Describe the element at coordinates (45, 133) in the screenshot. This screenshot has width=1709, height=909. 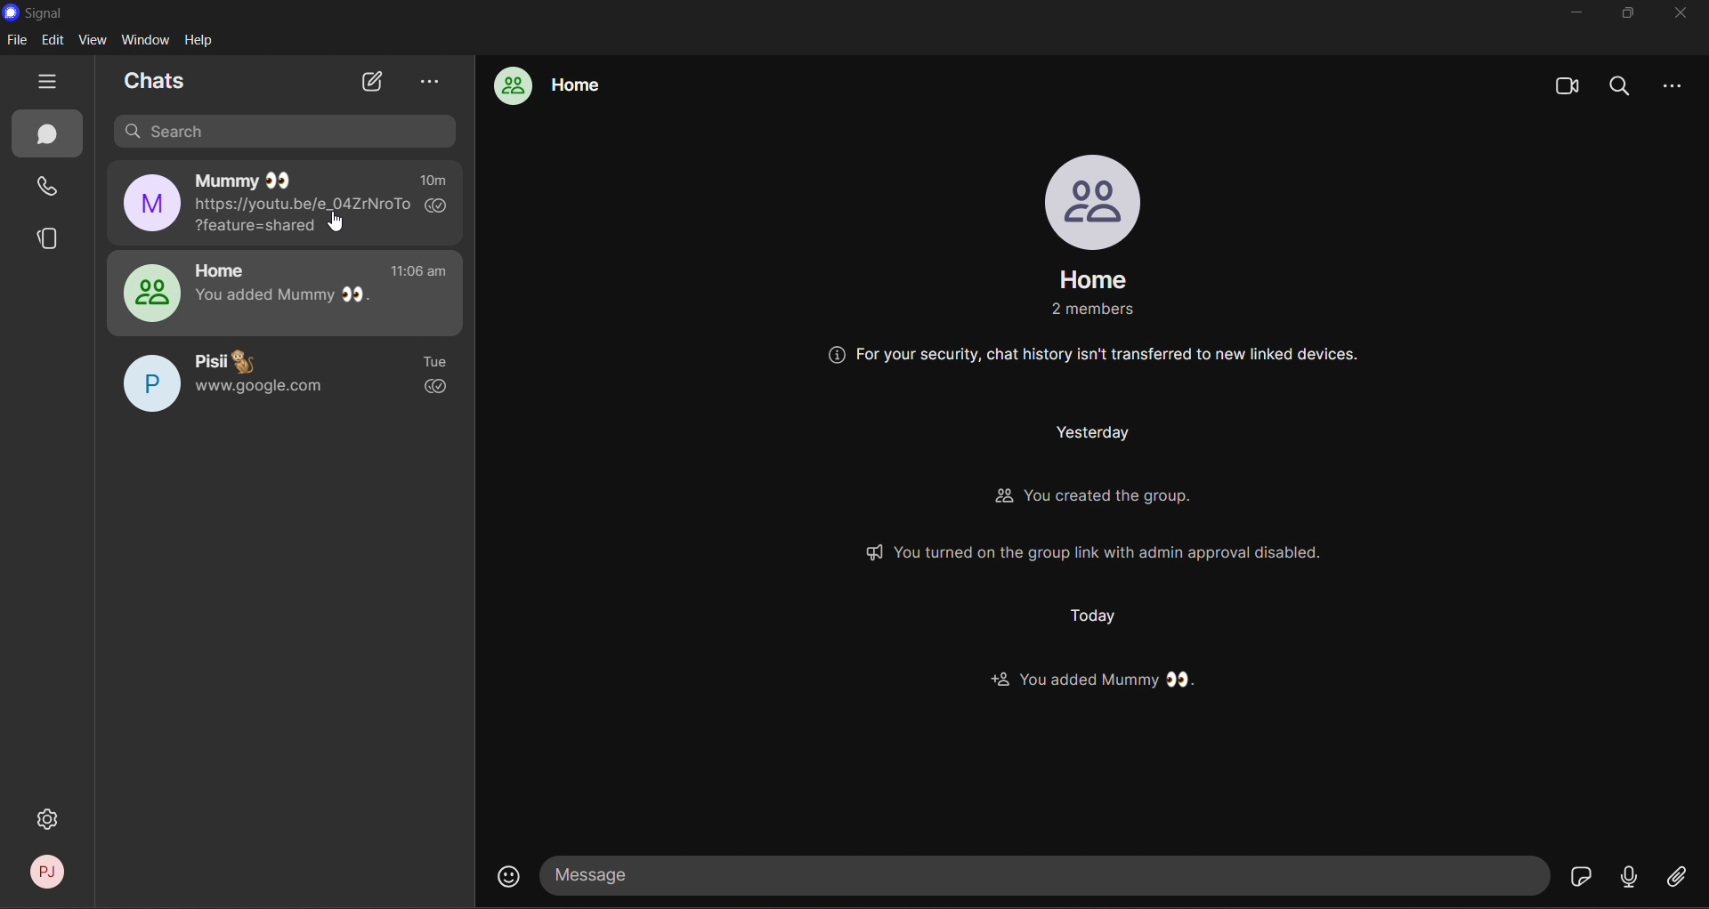
I see `chats` at that location.